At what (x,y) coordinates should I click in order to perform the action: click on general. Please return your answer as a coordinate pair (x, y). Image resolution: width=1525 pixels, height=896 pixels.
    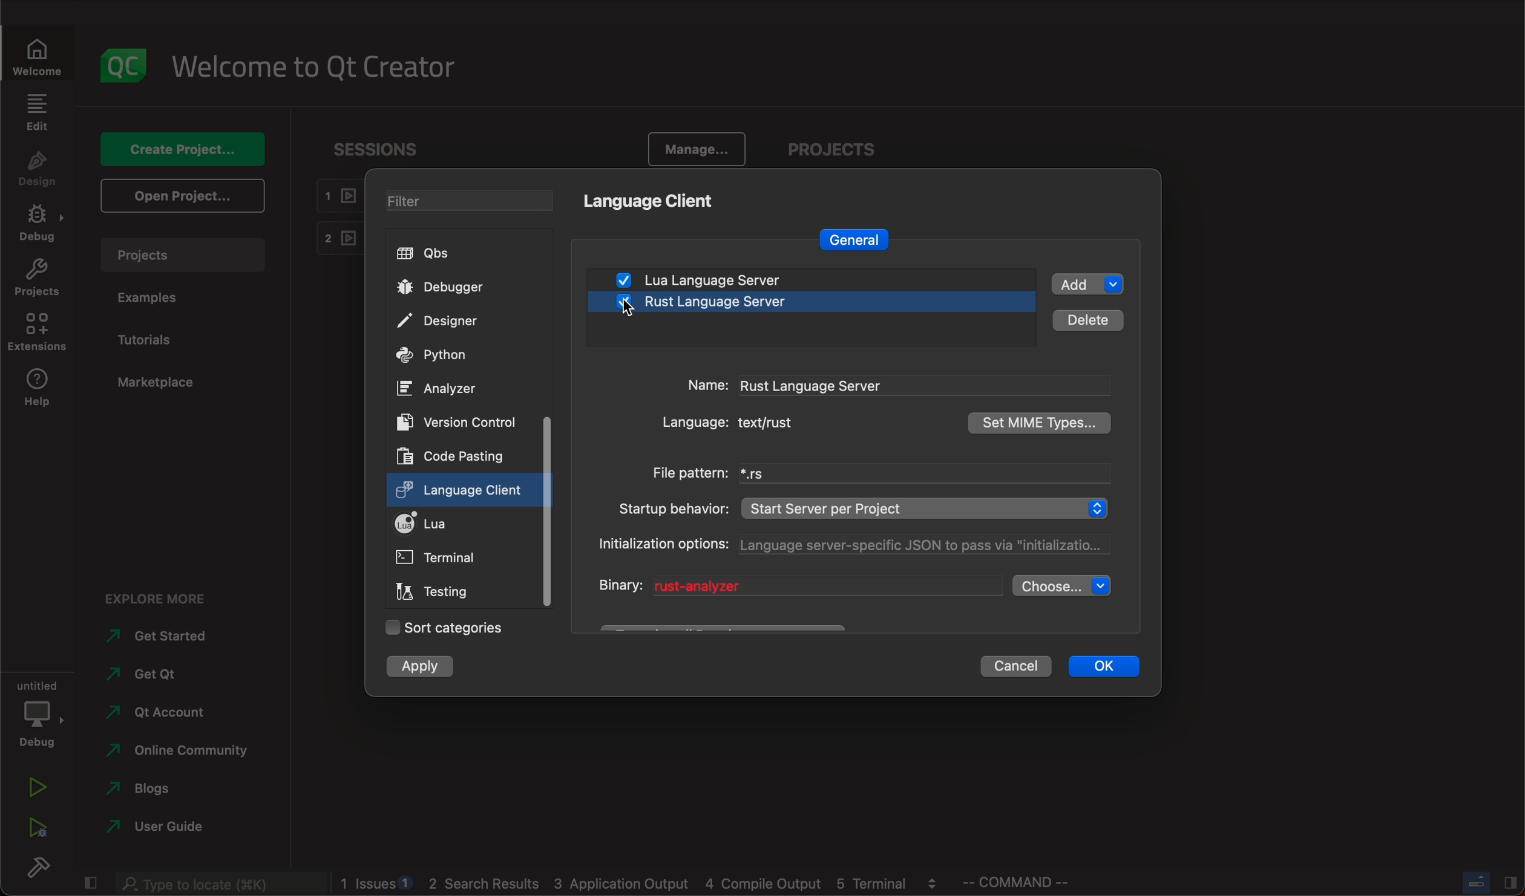
    Looking at the image, I should click on (861, 237).